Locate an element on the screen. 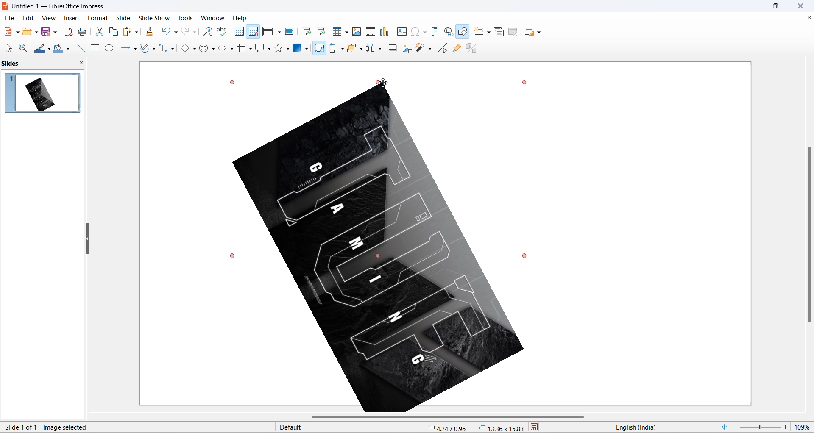  fit current slide to windows is located at coordinates (723, 427).